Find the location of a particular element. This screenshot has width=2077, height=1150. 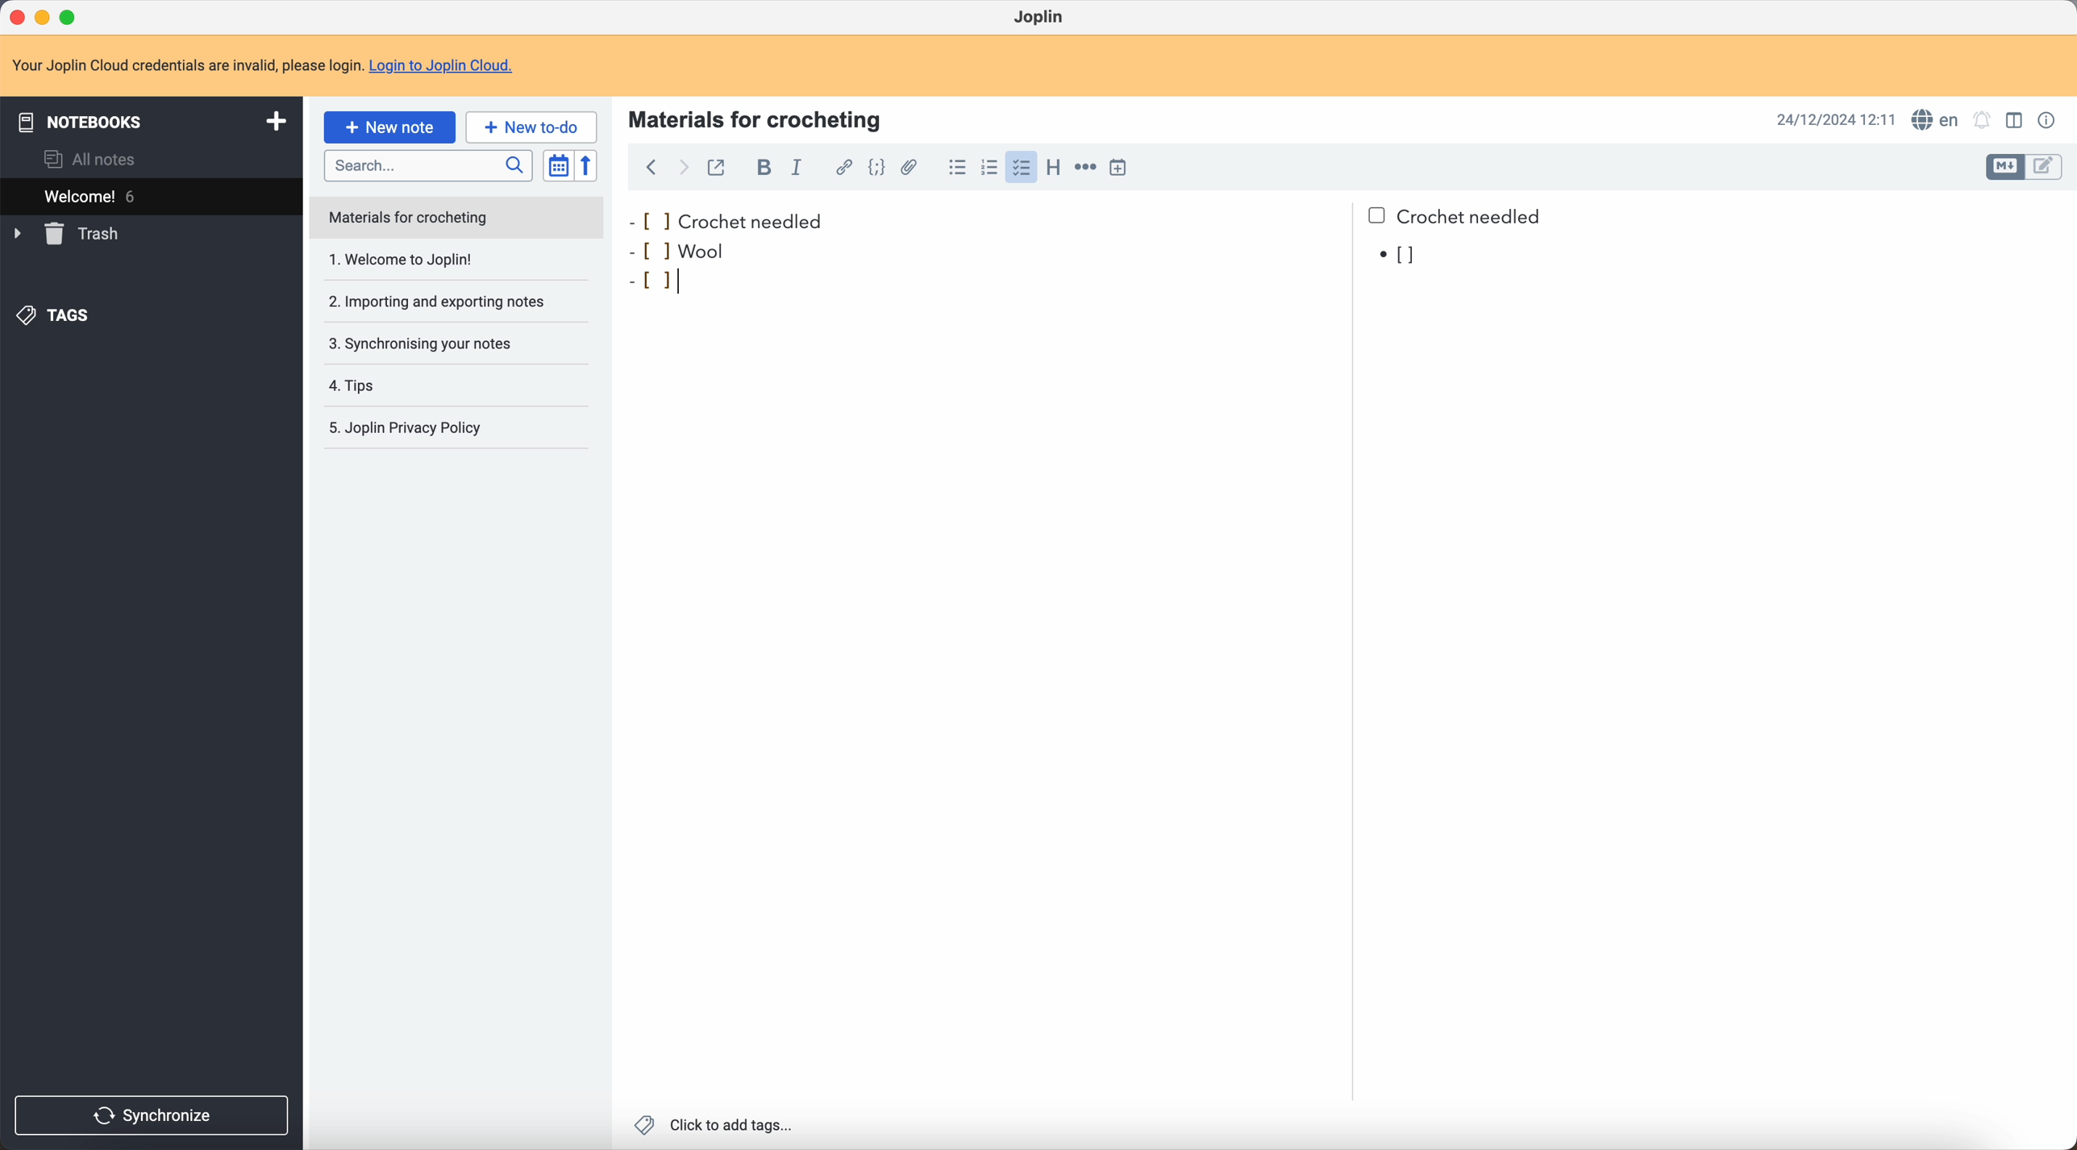

code is located at coordinates (879, 169).